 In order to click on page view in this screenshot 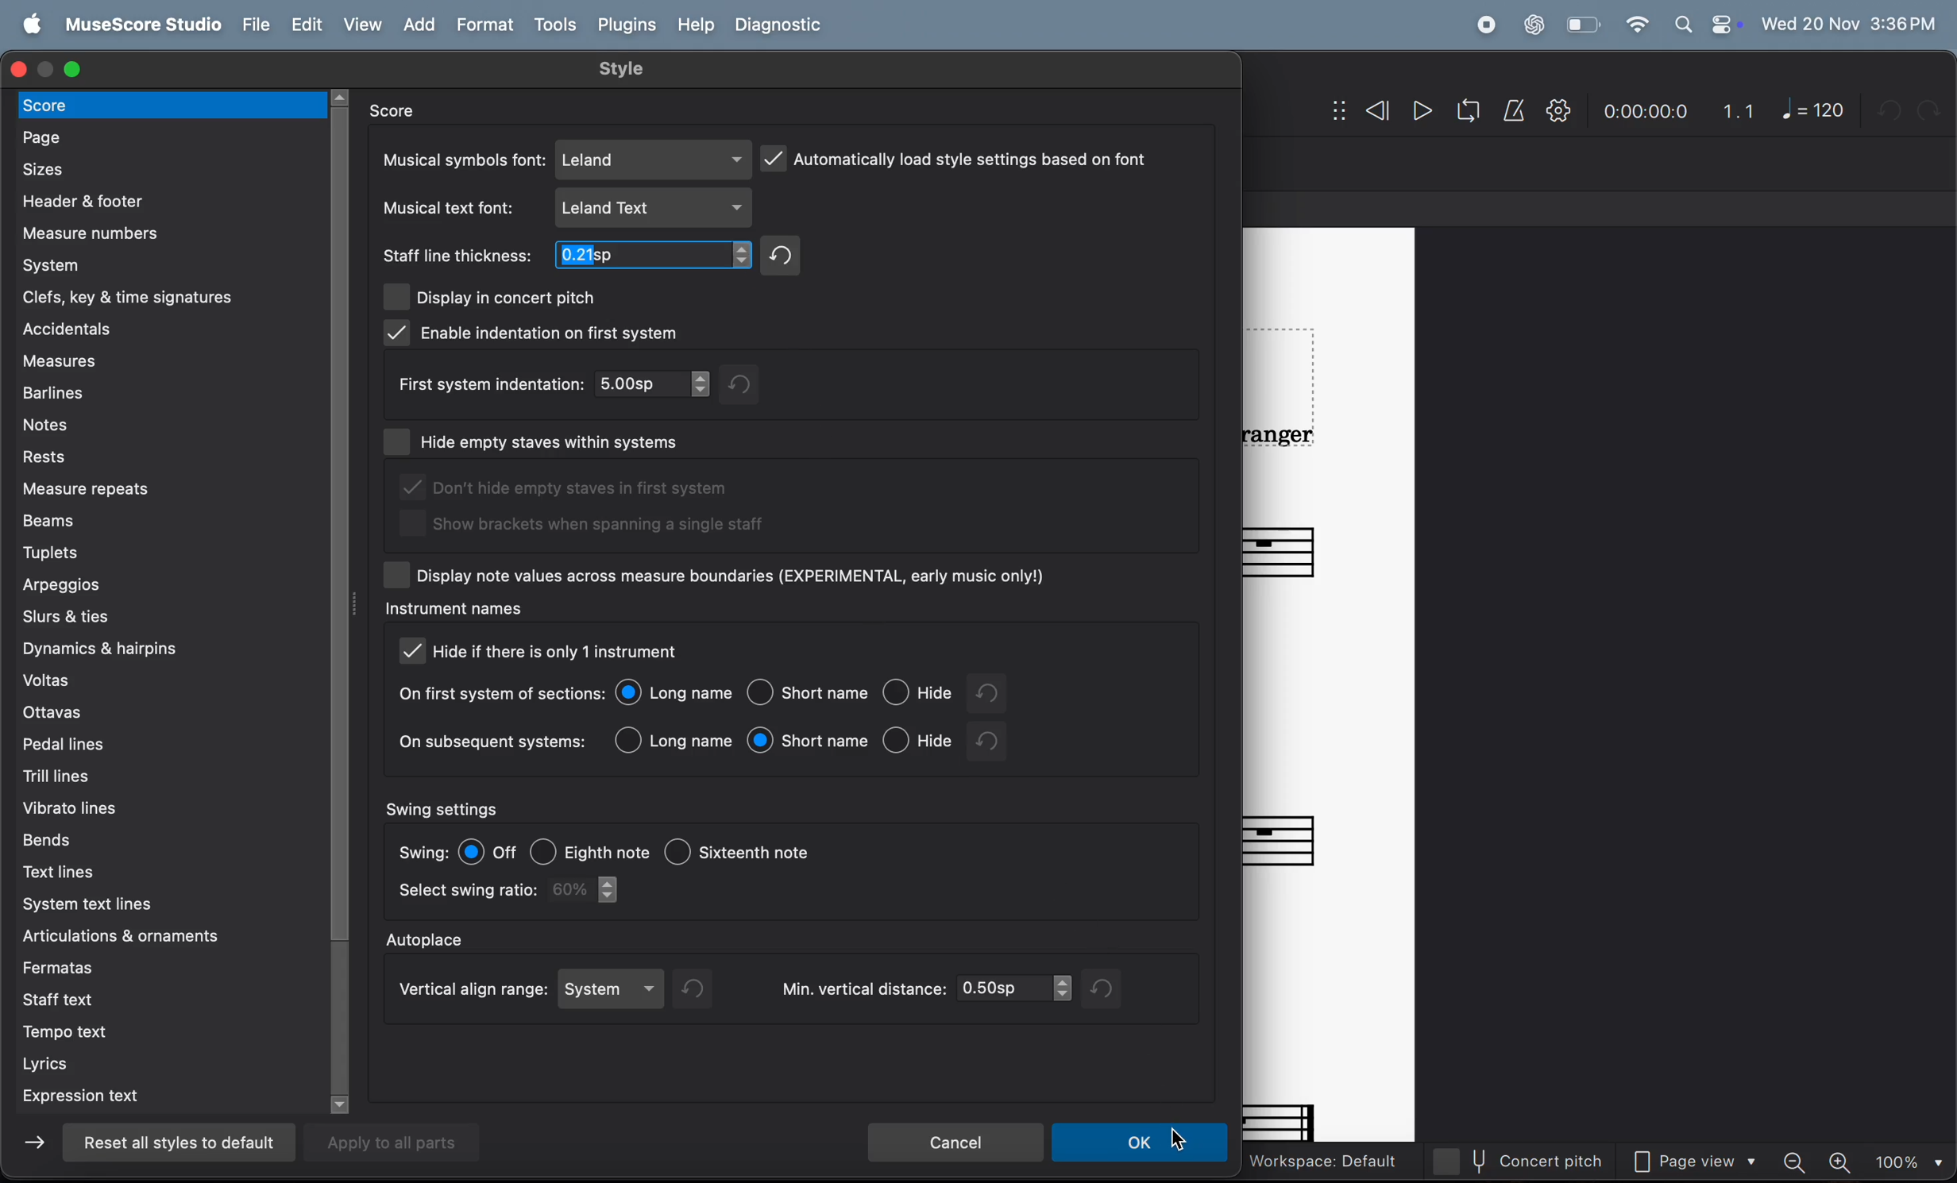, I will do `click(1700, 1163)`.